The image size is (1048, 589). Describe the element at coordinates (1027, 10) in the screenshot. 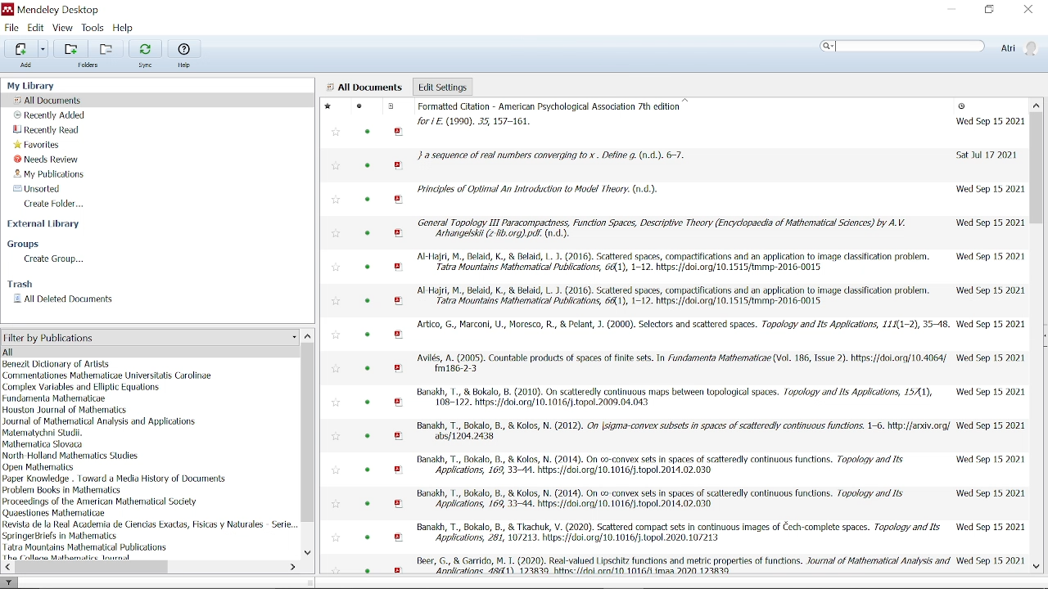

I see `Close window` at that location.